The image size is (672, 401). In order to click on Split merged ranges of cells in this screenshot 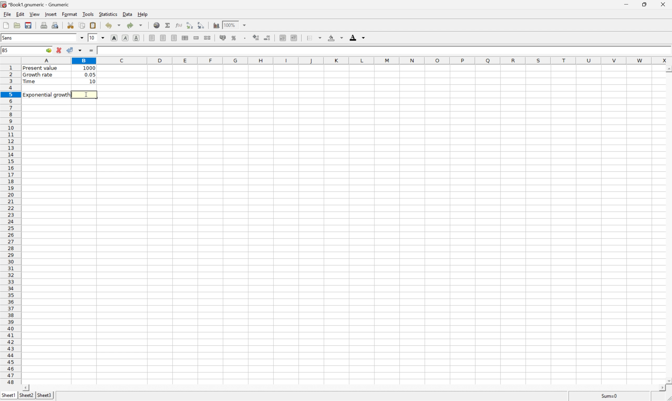, I will do `click(207, 37)`.